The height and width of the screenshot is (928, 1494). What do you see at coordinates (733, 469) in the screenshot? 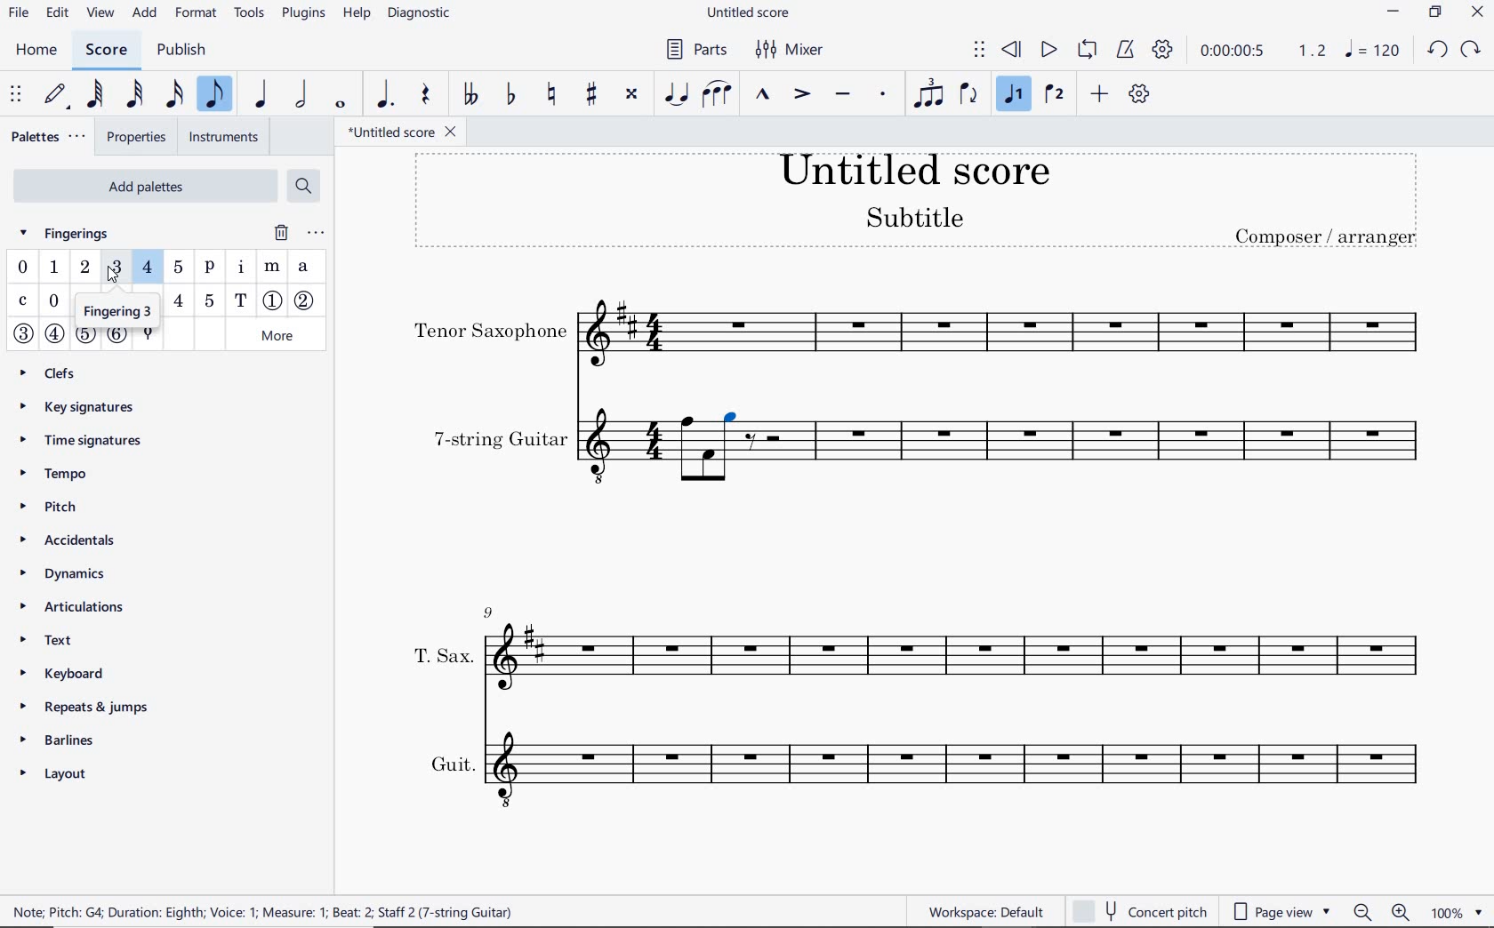
I see `` at bounding box center [733, 469].